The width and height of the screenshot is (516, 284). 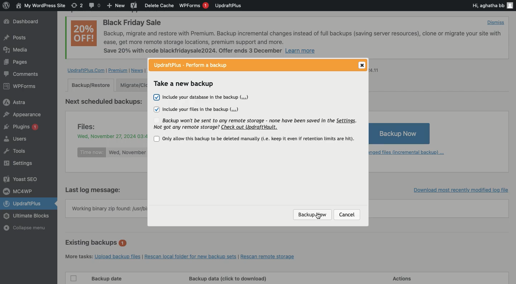 I want to click on Backup won't be sent to any remote storage - none have been saved in the Settings.
Not got any remote storage? Check out UpdraftVault., so click(x=257, y=124).